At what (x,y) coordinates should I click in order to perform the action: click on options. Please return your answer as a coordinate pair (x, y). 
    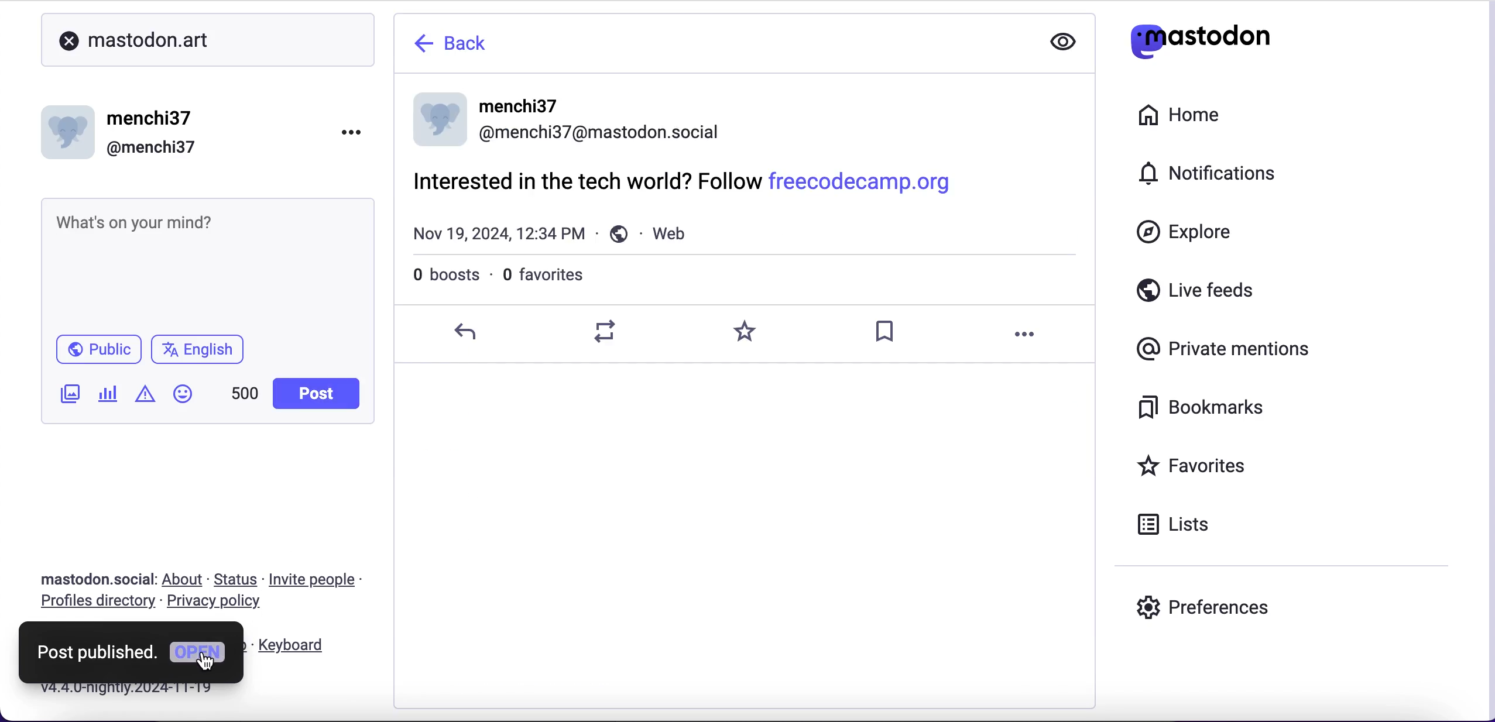
    Looking at the image, I should click on (351, 130).